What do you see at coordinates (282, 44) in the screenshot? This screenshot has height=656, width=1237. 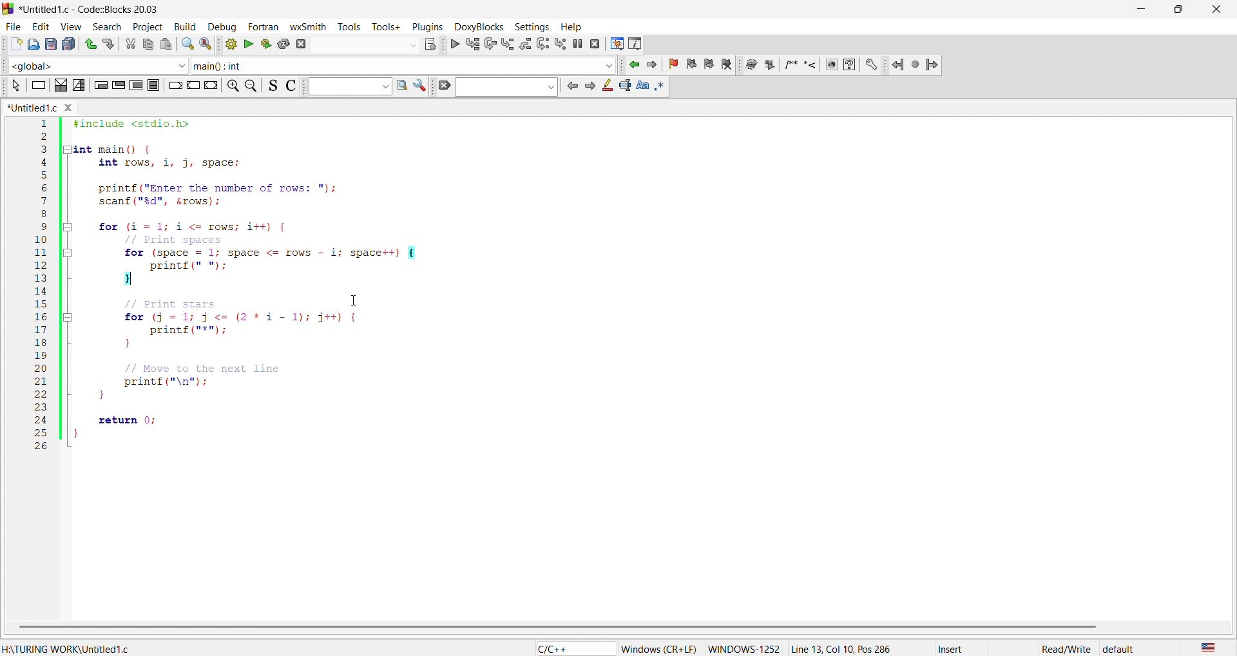 I see `rebuild` at bounding box center [282, 44].